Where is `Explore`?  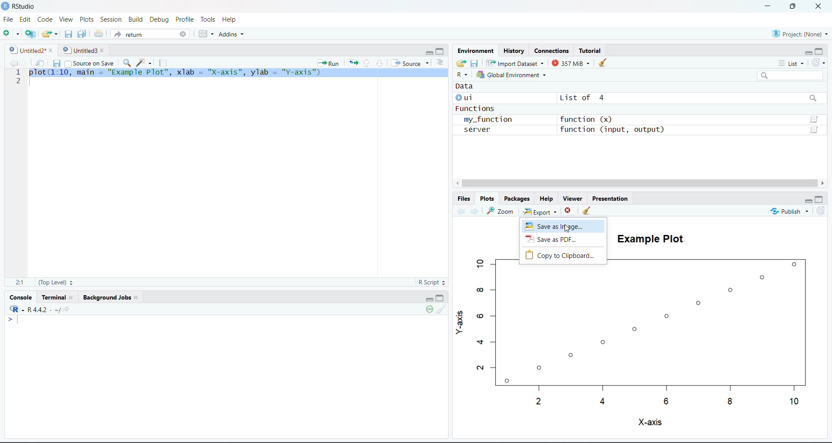
Explore is located at coordinates (541, 210).